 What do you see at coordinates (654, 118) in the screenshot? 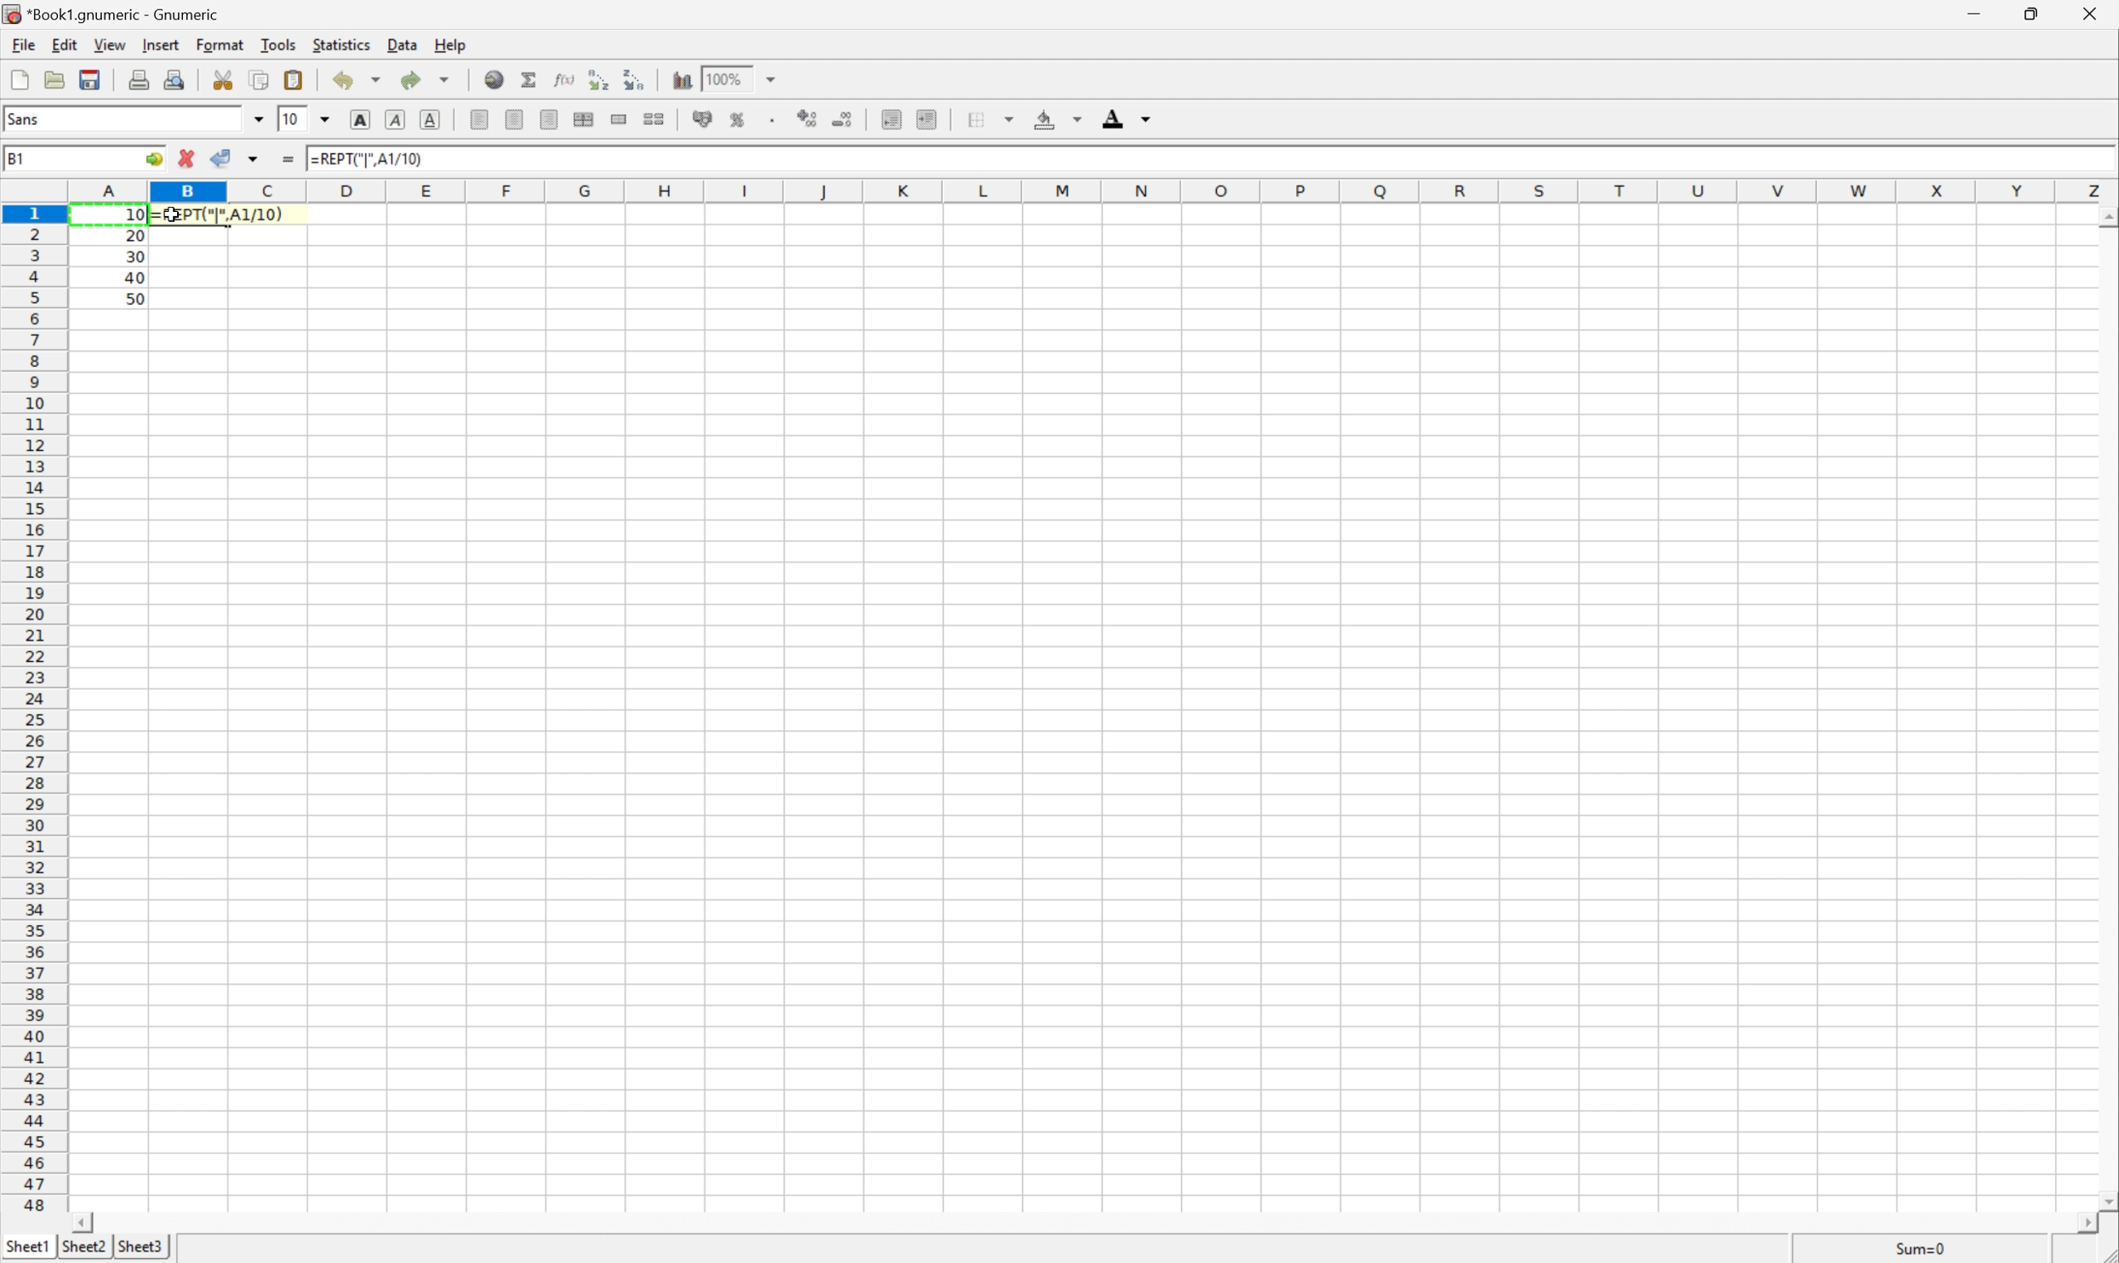
I see `Split the ranges of merged cells` at bounding box center [654, 118].